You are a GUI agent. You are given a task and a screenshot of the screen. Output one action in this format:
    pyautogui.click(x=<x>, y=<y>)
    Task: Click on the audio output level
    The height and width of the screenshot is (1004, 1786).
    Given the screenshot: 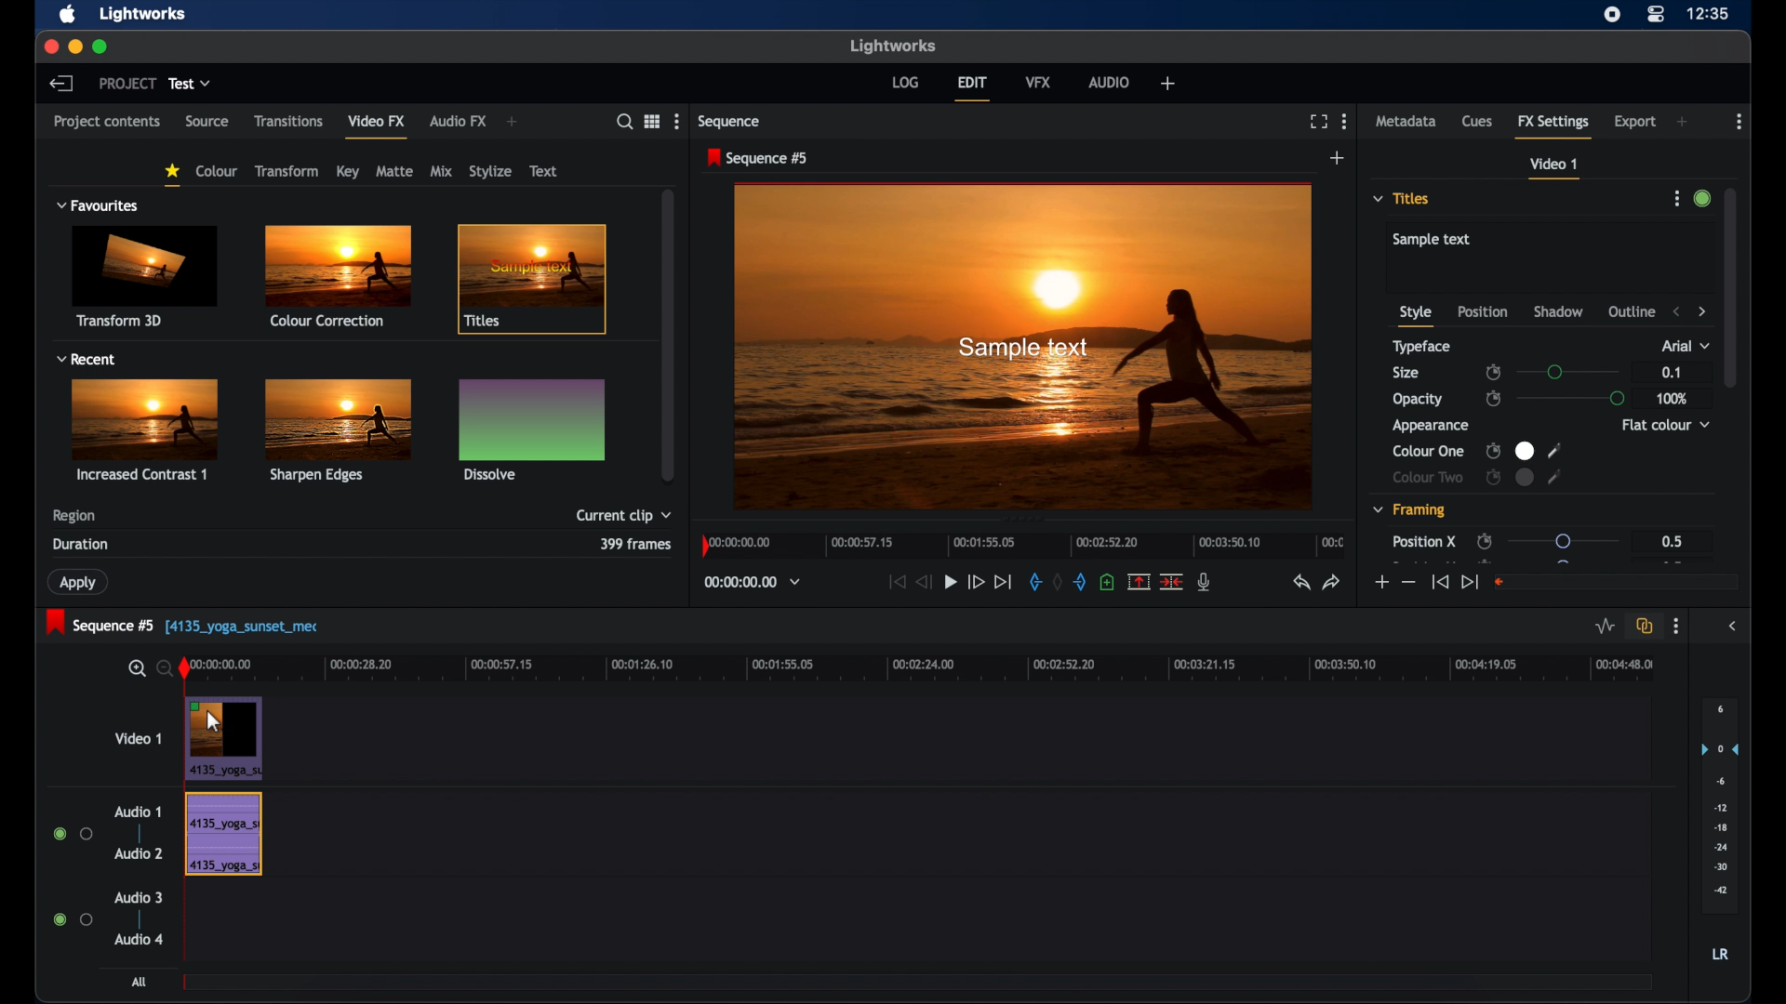 What is the action you would take?
    pyautogui.click(x=1720, y=807)
    